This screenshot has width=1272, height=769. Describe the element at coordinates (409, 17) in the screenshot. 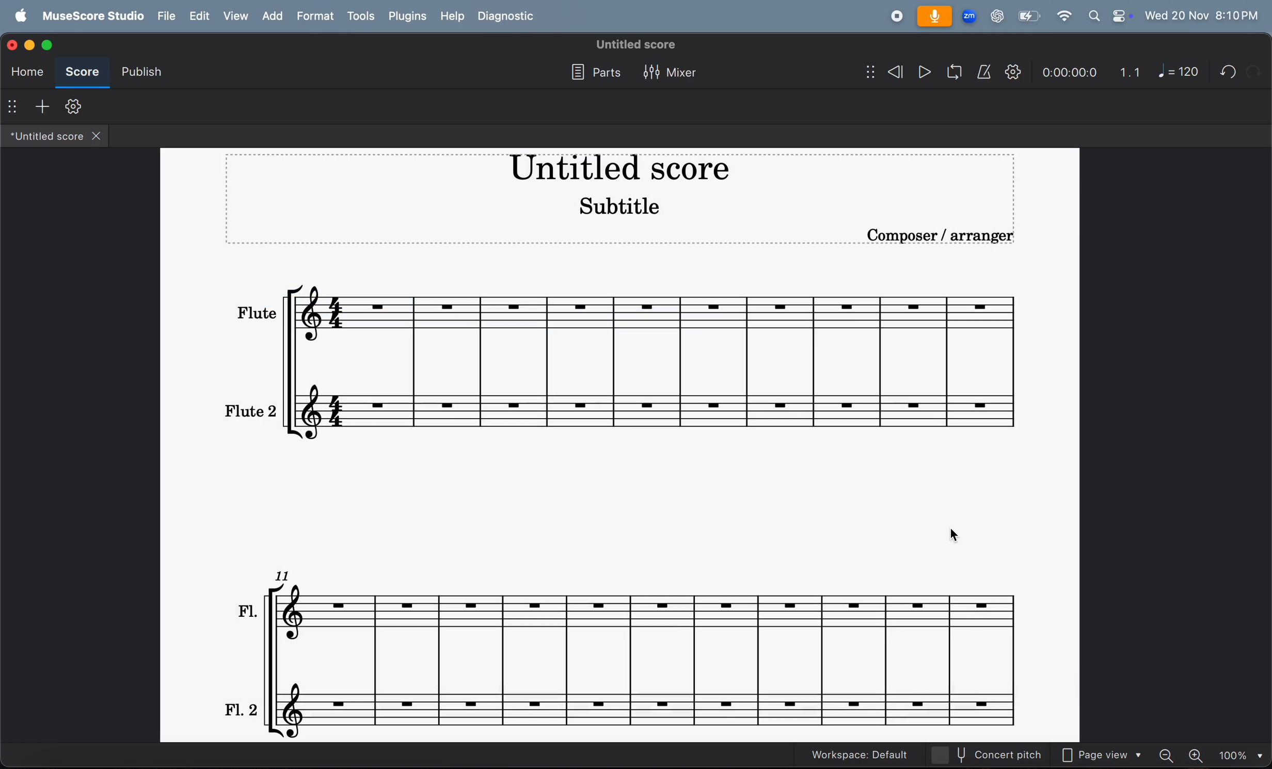

I see `plugons` at that location.